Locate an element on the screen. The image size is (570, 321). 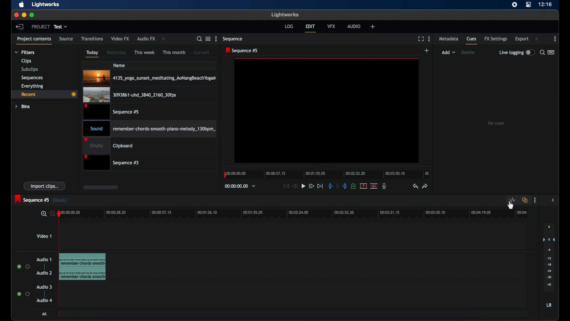
search is located at coordinates (199, 39).